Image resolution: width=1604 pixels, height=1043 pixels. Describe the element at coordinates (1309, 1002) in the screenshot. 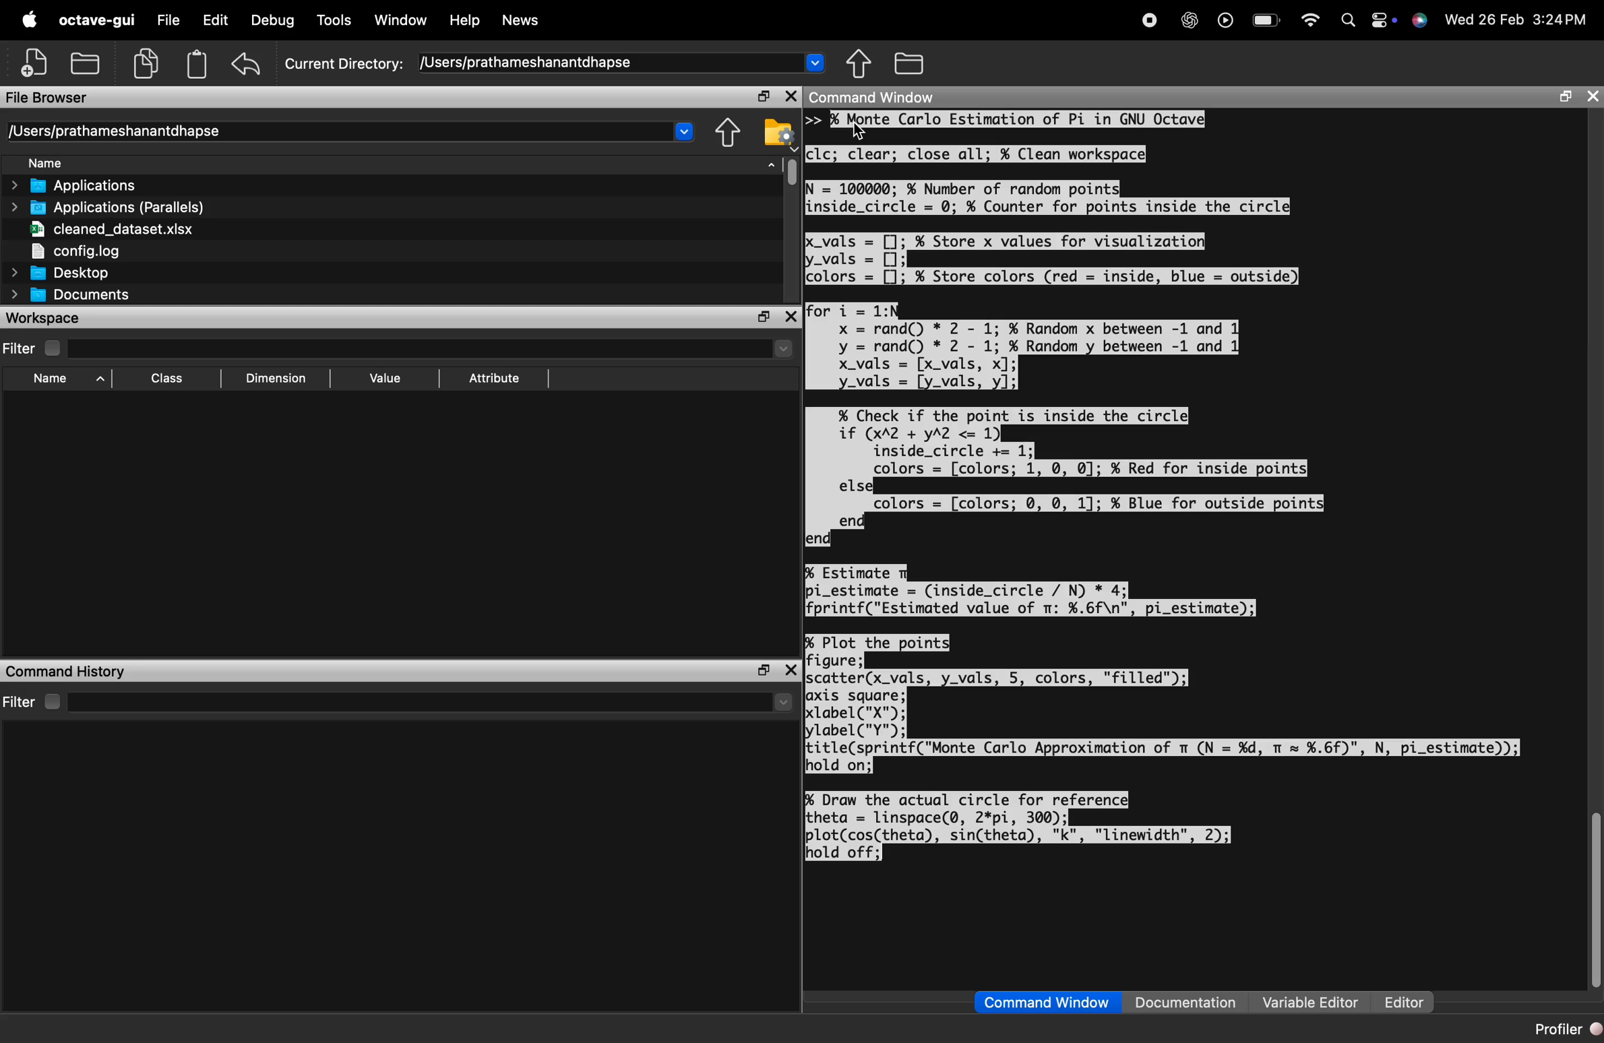

I see `Variable Editor` at that location.